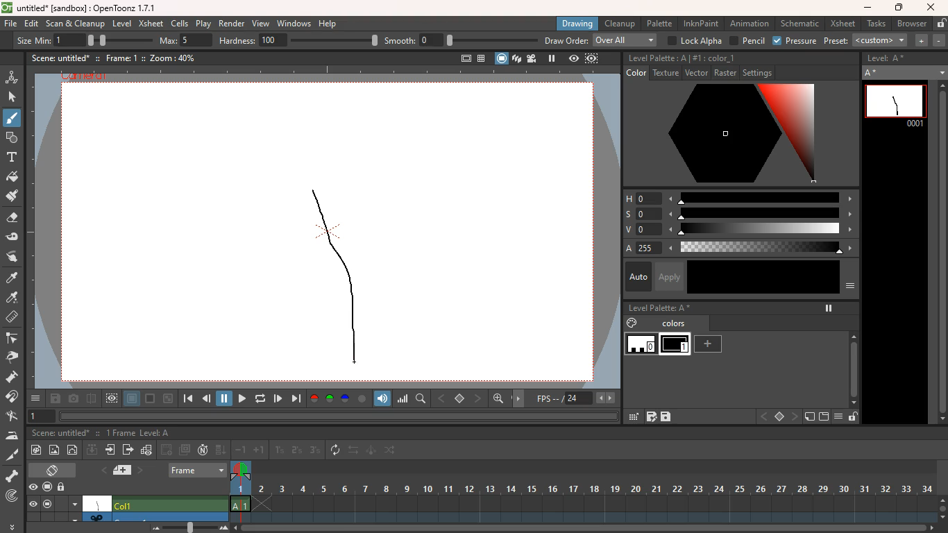 The width and height of the screenshot is (948, 533). What do you see at coordinates (296, 399) in the screenshot?
I see `forward` at bounding box center [296, 399].